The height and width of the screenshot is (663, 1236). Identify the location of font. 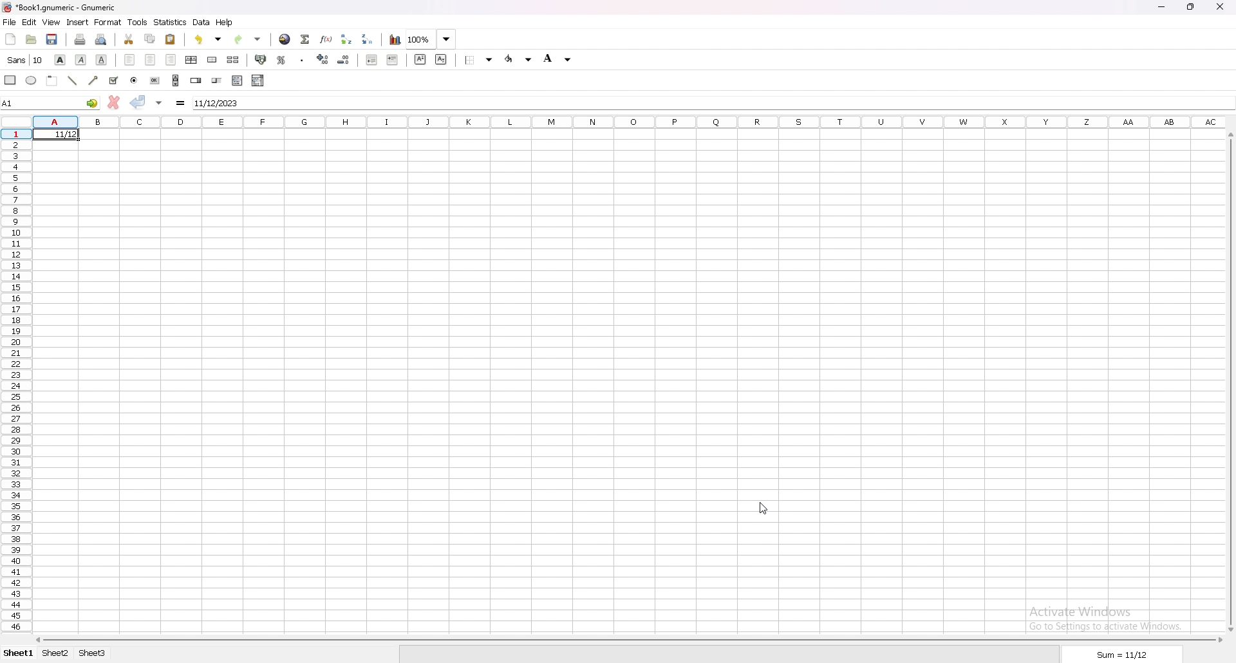
(27, 59).